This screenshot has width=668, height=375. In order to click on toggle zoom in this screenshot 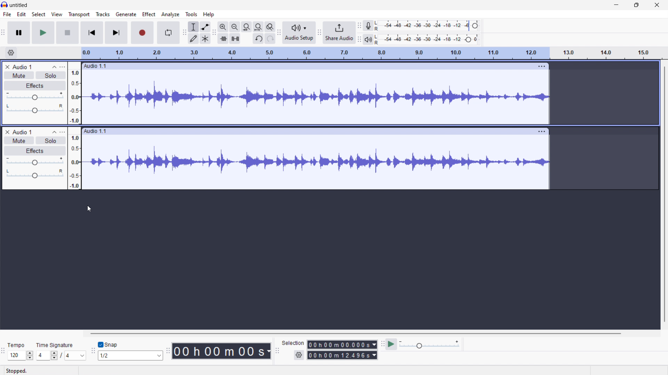, I will do `click(270, 27)`.